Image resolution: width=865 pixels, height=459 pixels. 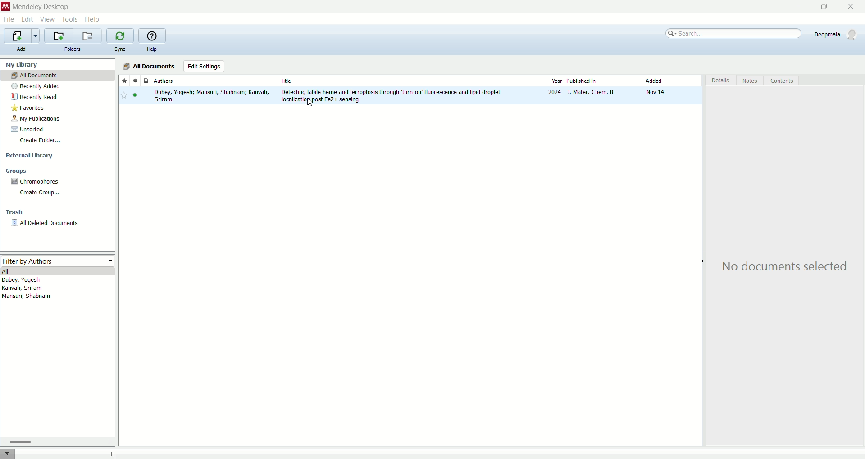 I want to click on remove current library, so click(x=88, y=36).